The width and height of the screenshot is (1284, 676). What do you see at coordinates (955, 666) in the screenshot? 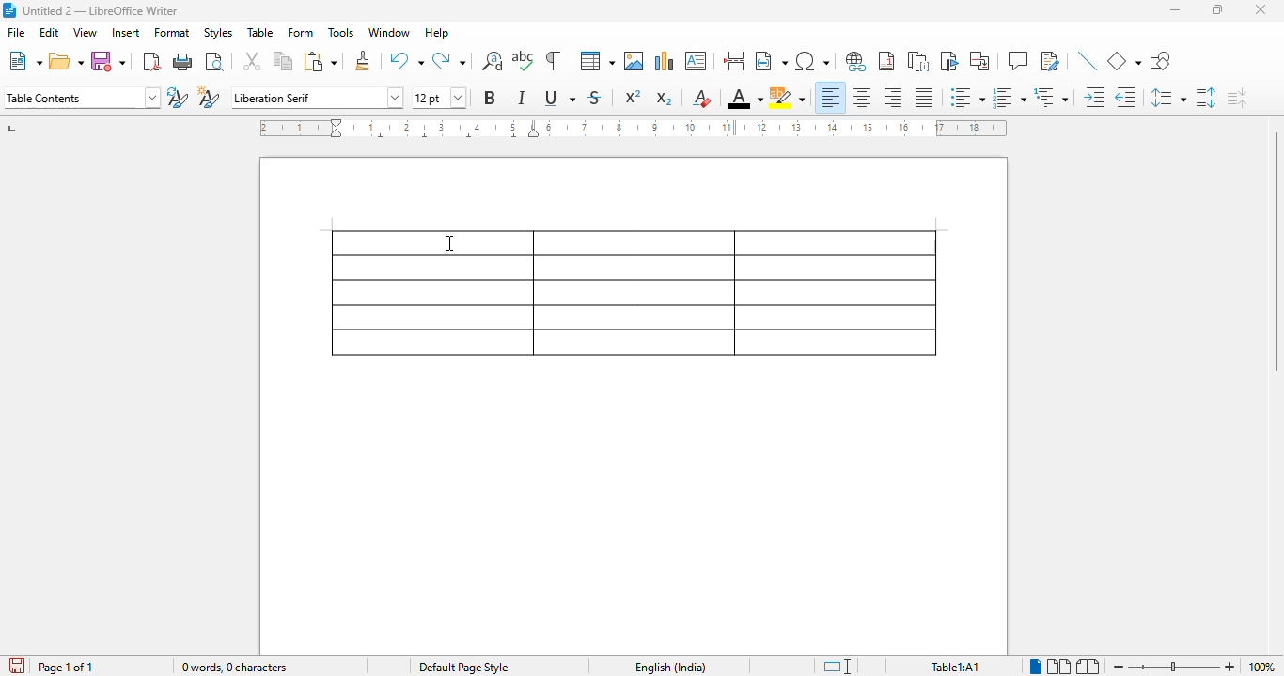
I see `table1:A1` at bounding box center [955, 666].